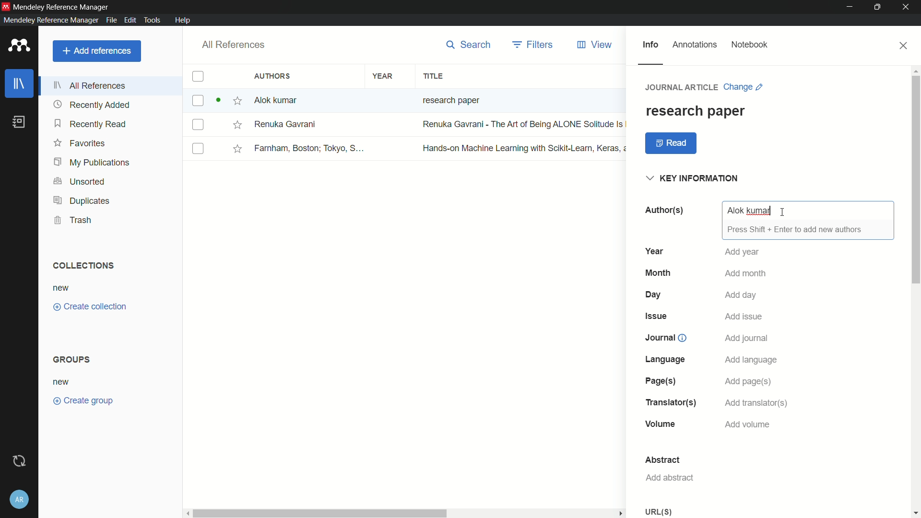 The image size is (921, 518). What do you see at coordinates (342, 100) in the screenshot?
I see `book-1` at bounding box center [342, 100].